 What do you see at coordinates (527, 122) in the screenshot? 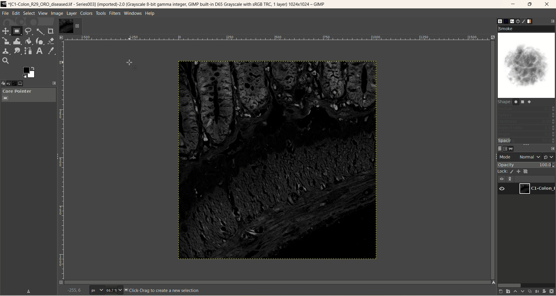
I see `hardness` at bounding box center [527, 122].